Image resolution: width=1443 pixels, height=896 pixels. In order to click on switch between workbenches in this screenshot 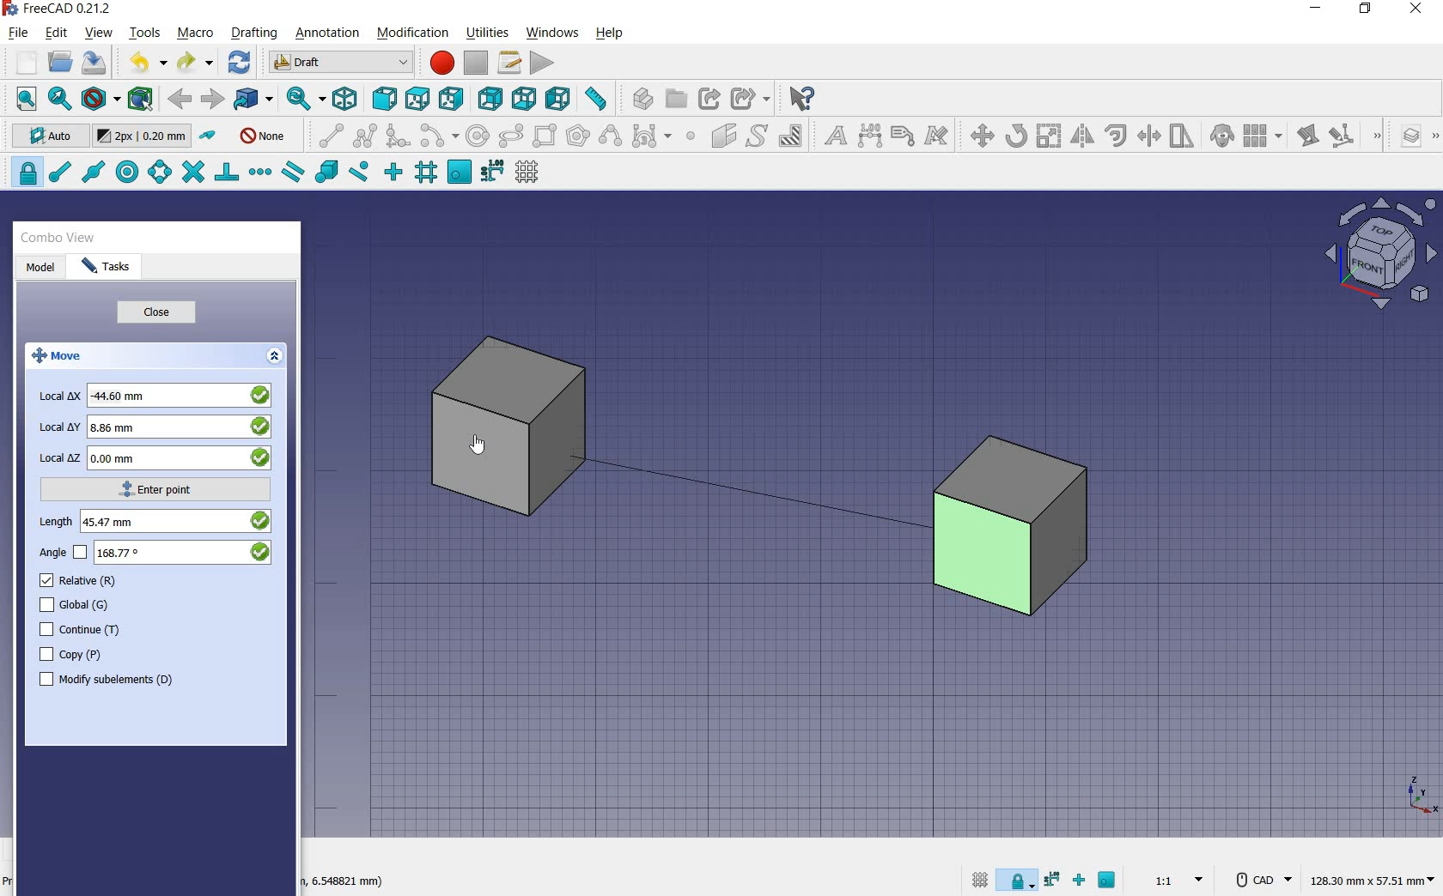, I will do `click(338, 64)`.